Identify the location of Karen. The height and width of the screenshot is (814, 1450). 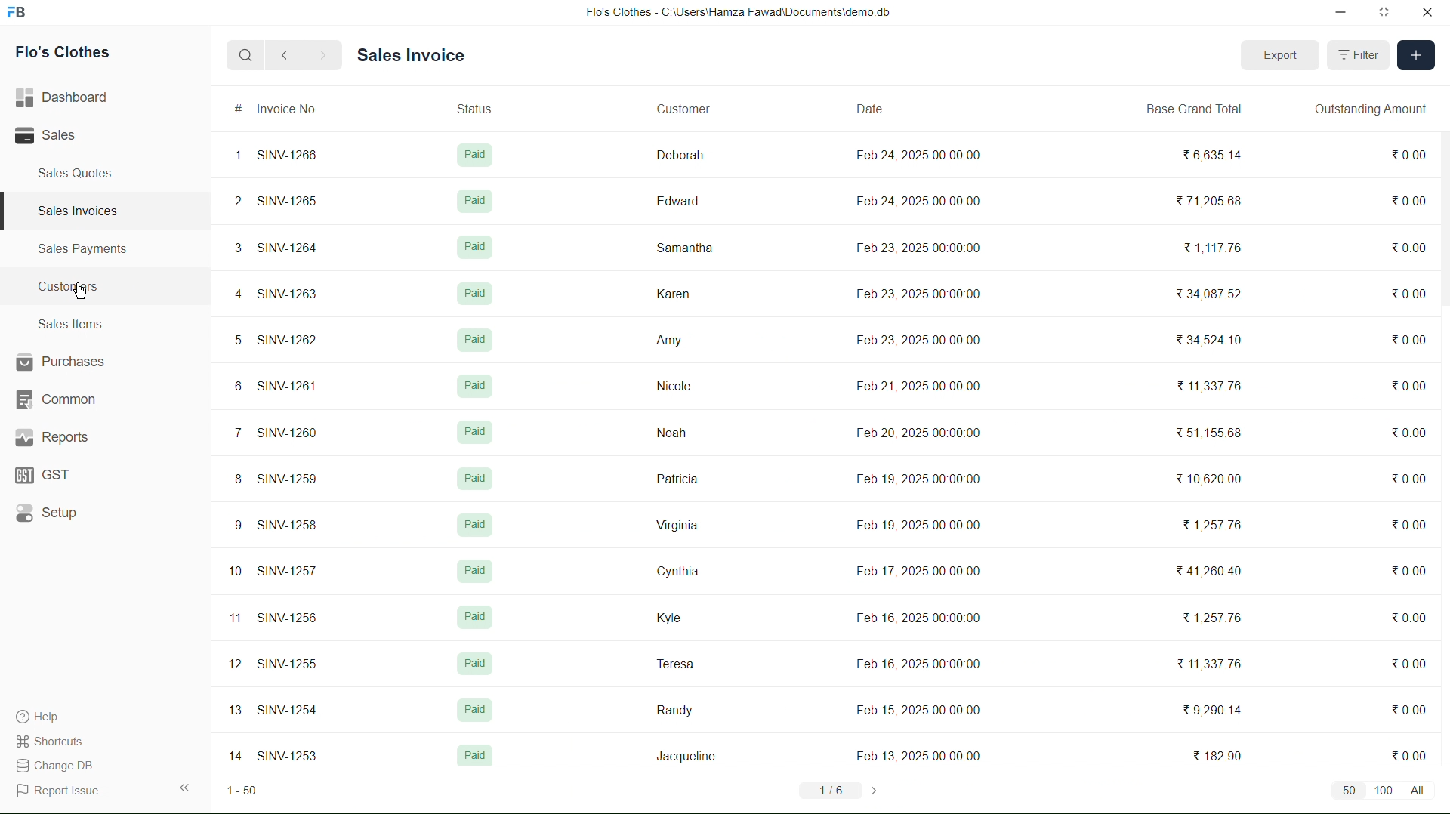
(672, 292).